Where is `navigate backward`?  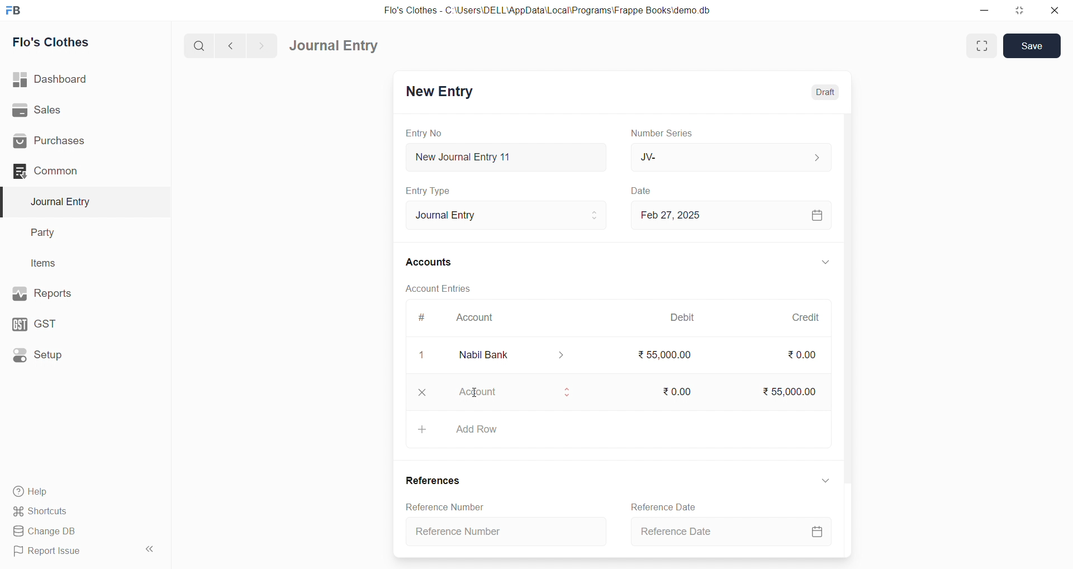
navigate backward is located at coordinates (232, 46).